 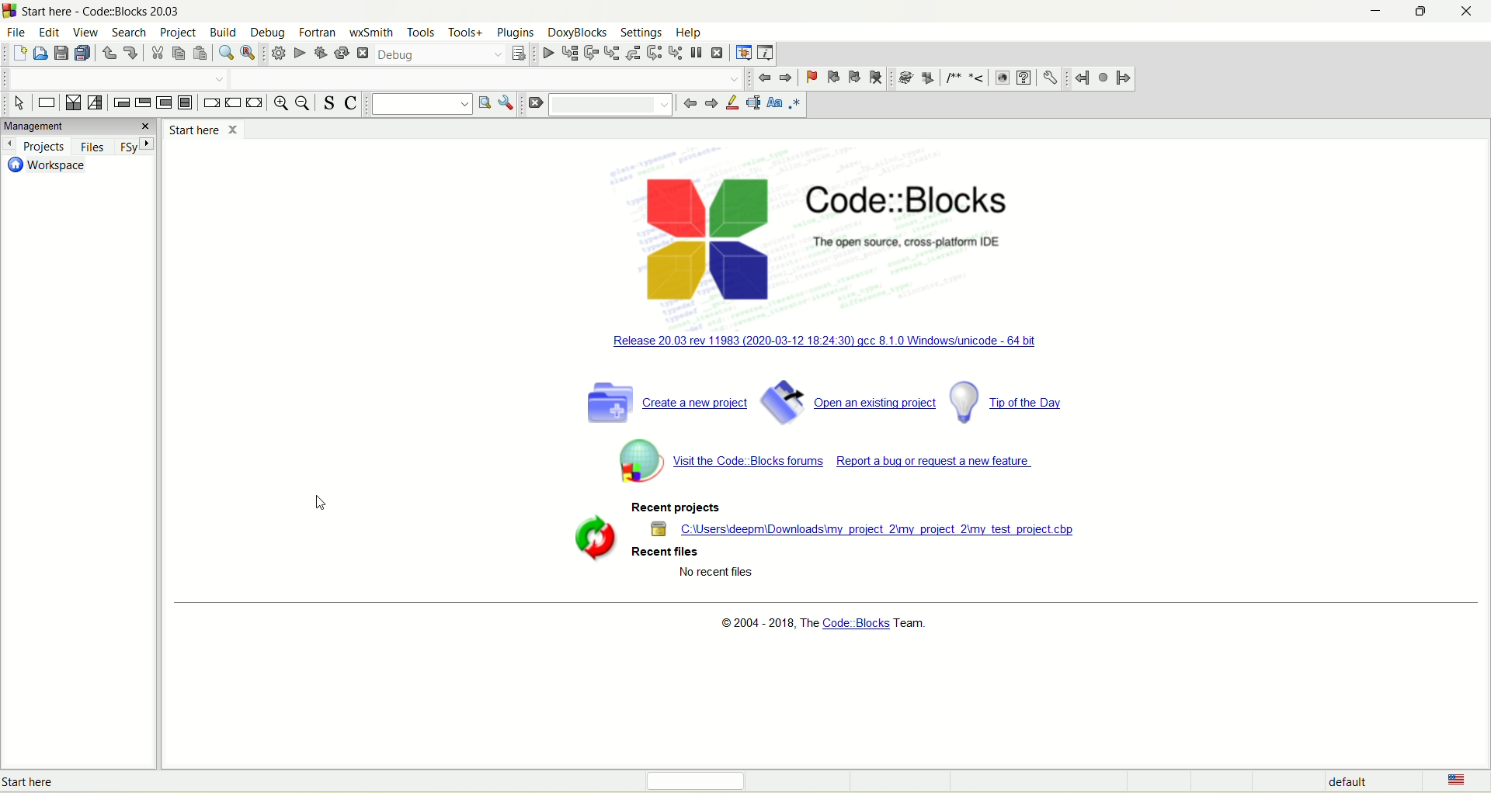 I want to click on close, so click(x=1468, y=12).